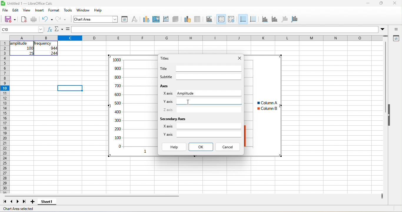  I want to click on 3d view, so click(175, 19).